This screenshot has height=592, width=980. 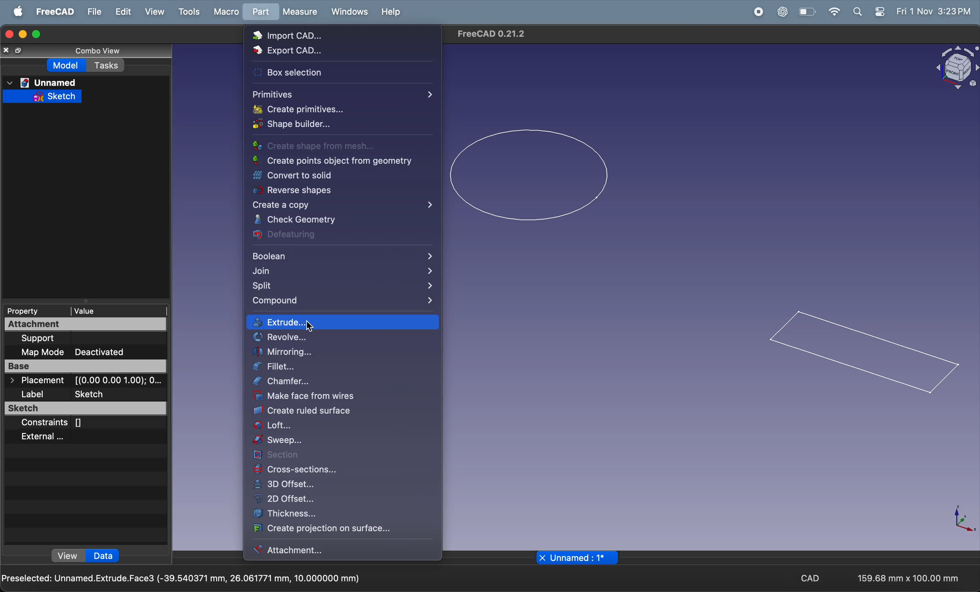 What do you see at coordinates (295, 123) in the screenshot?
I see `Shape builder...` at bounding box center [295, 123].